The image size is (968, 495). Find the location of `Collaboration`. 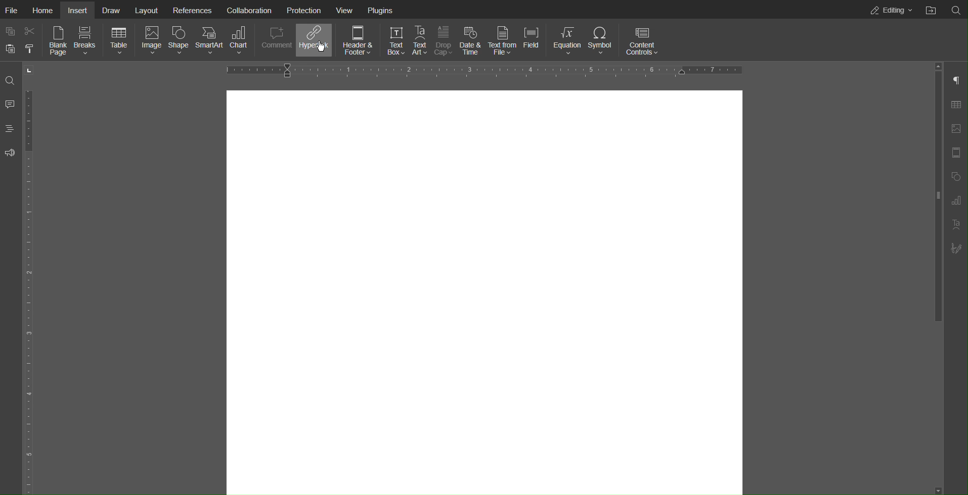

Collaboration is located at coordinates (248, 9).